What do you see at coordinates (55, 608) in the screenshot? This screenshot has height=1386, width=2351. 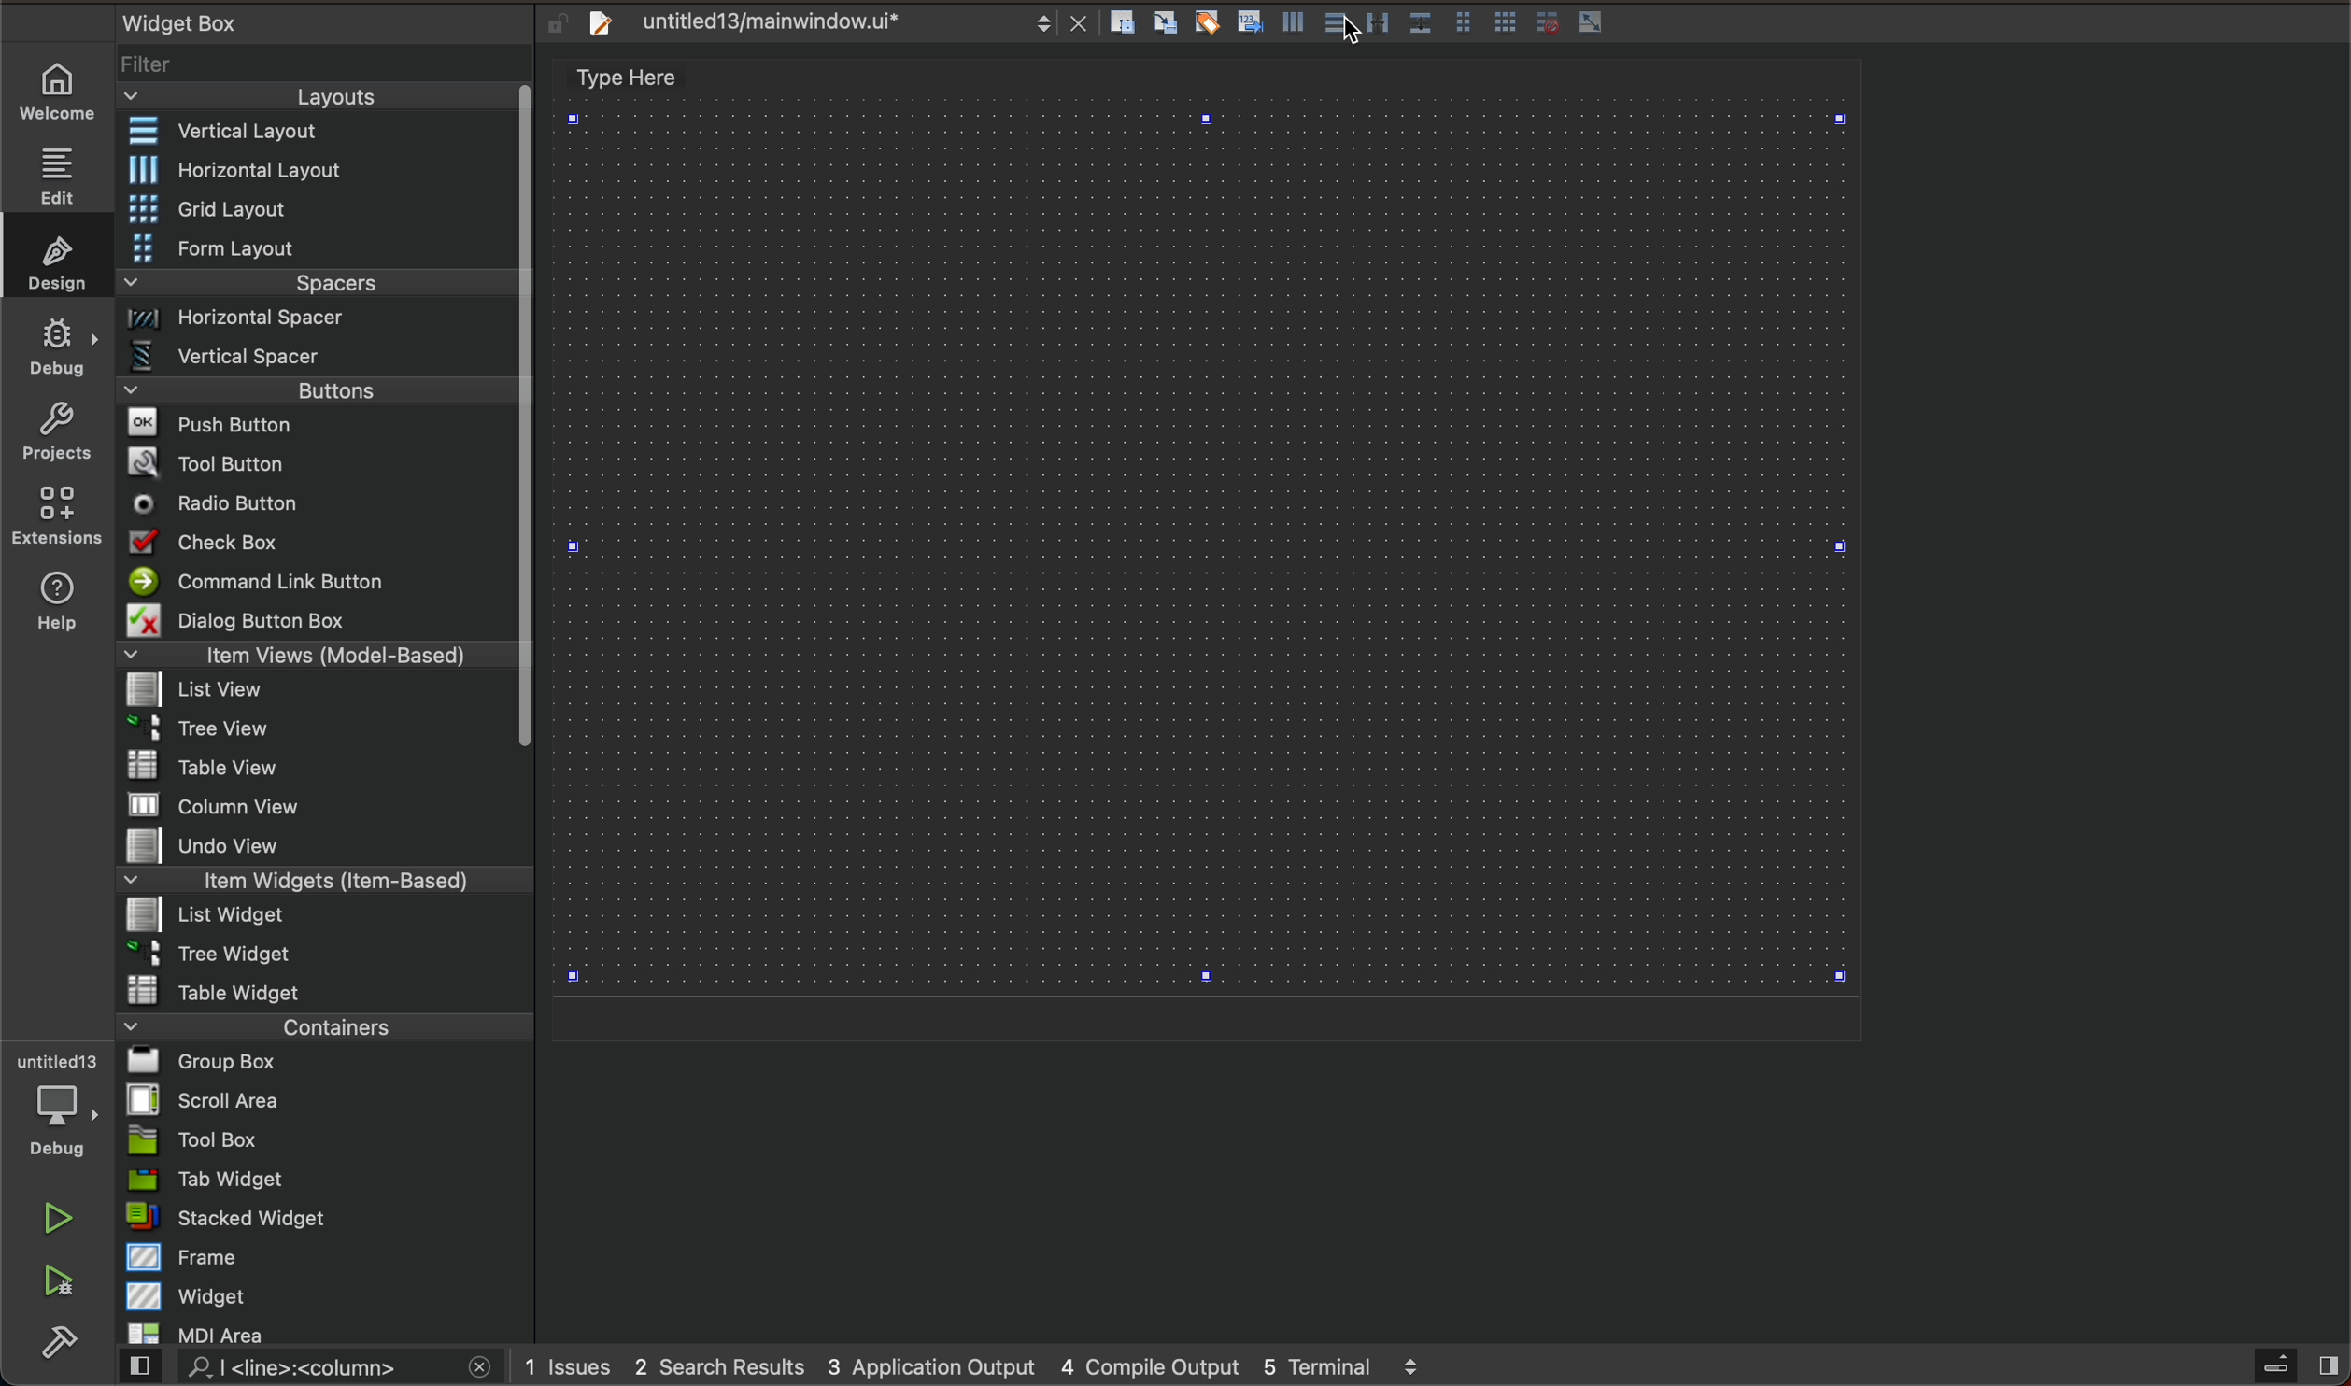 I see `help` at bounding box center [55, 608].